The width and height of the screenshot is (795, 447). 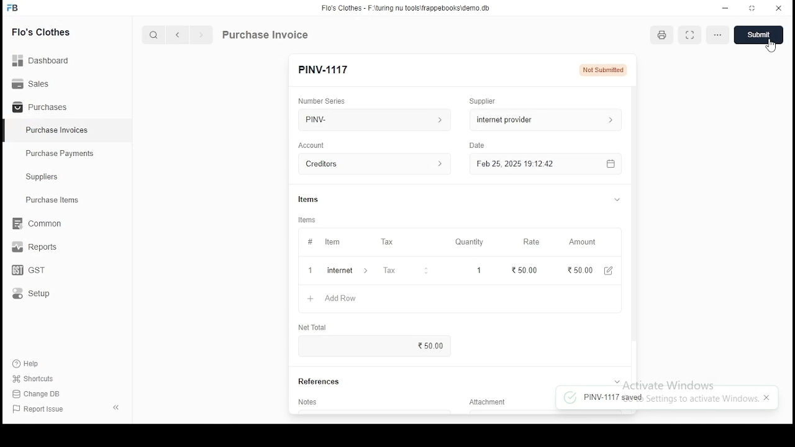 I want to click on print, so click(x=663, y=35).